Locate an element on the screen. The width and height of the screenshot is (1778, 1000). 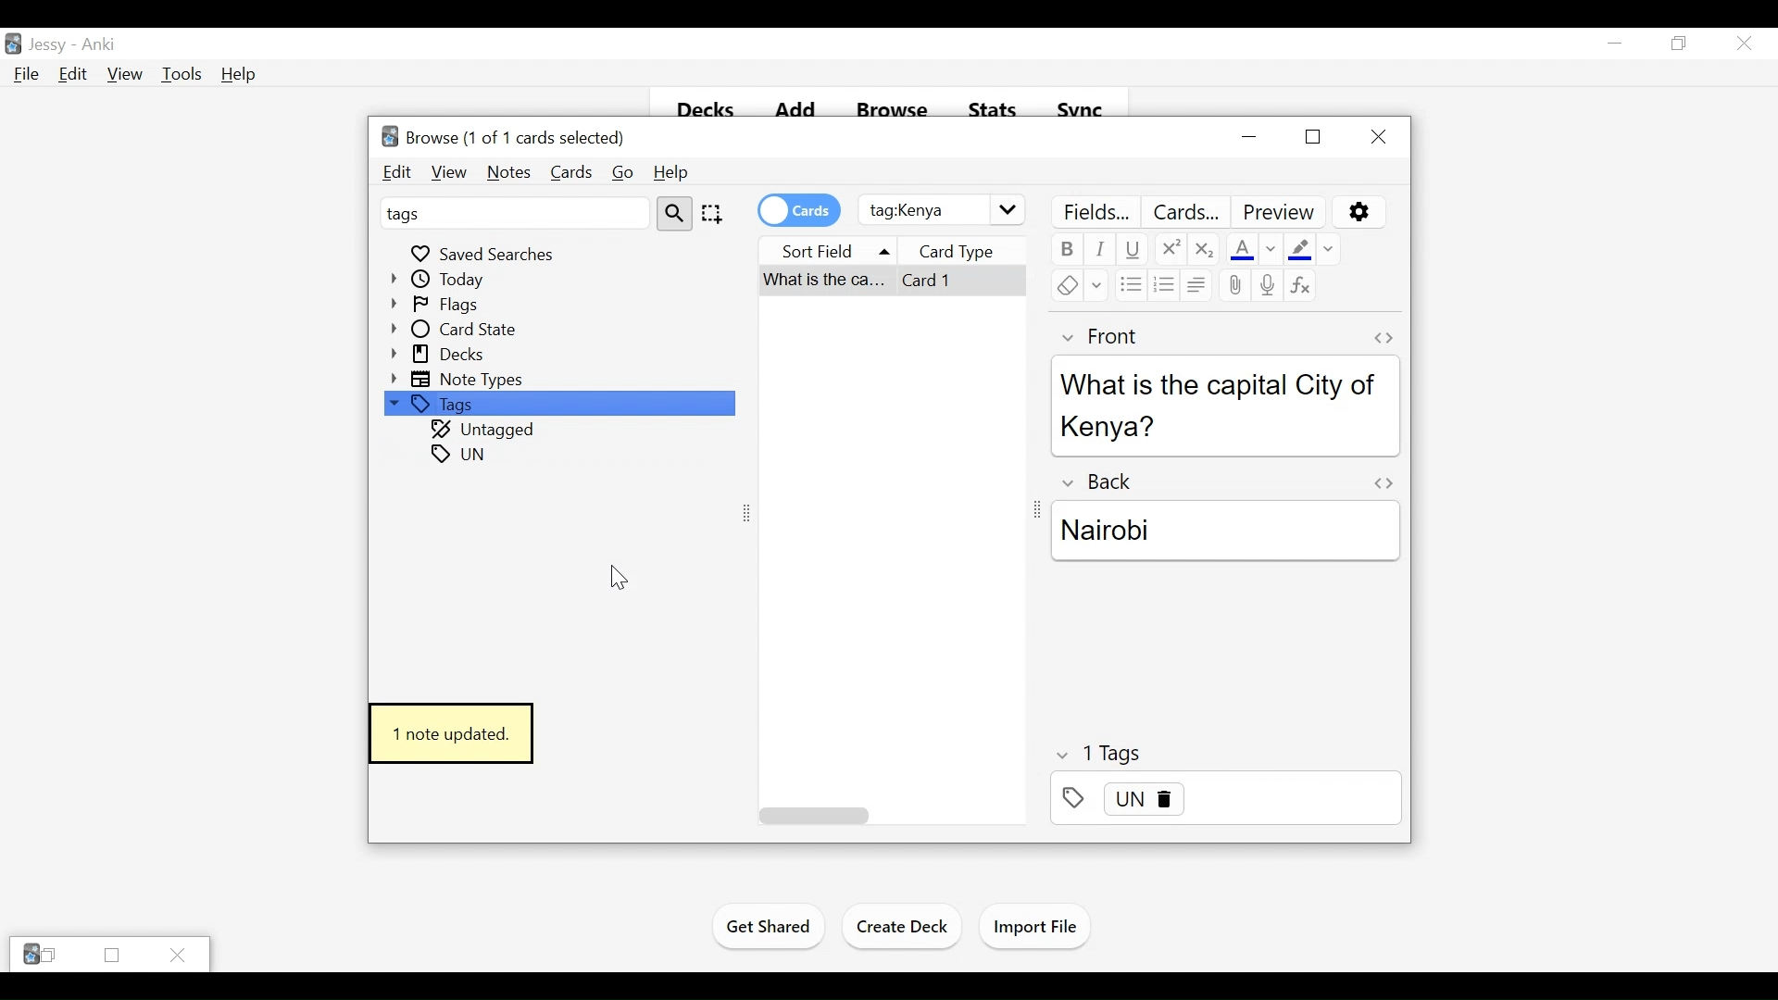
Cursor is located at coordinates (614, 581).